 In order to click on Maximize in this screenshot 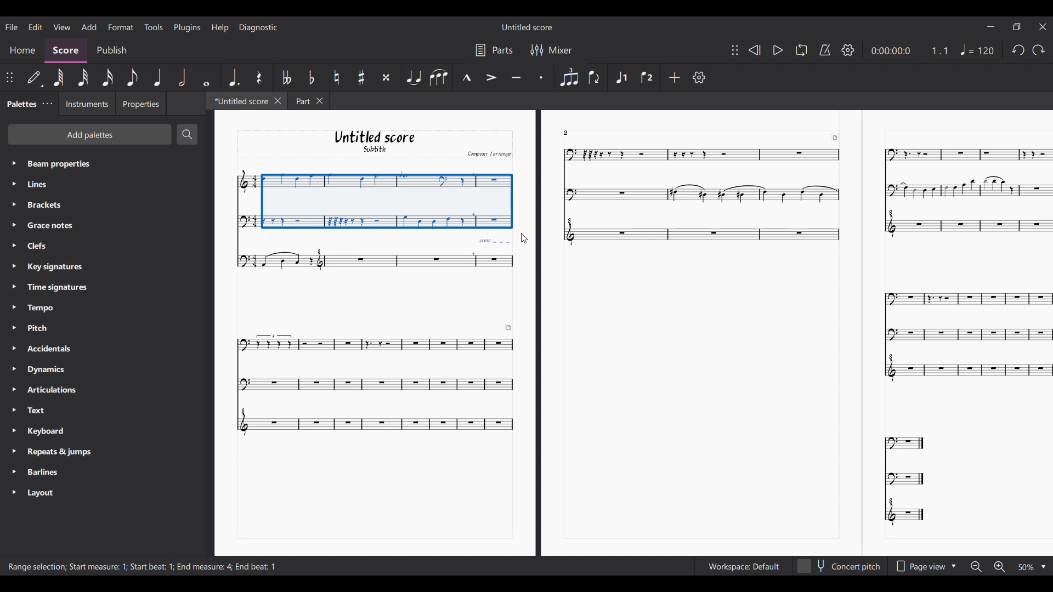, I will do `click(1017, 28)`.